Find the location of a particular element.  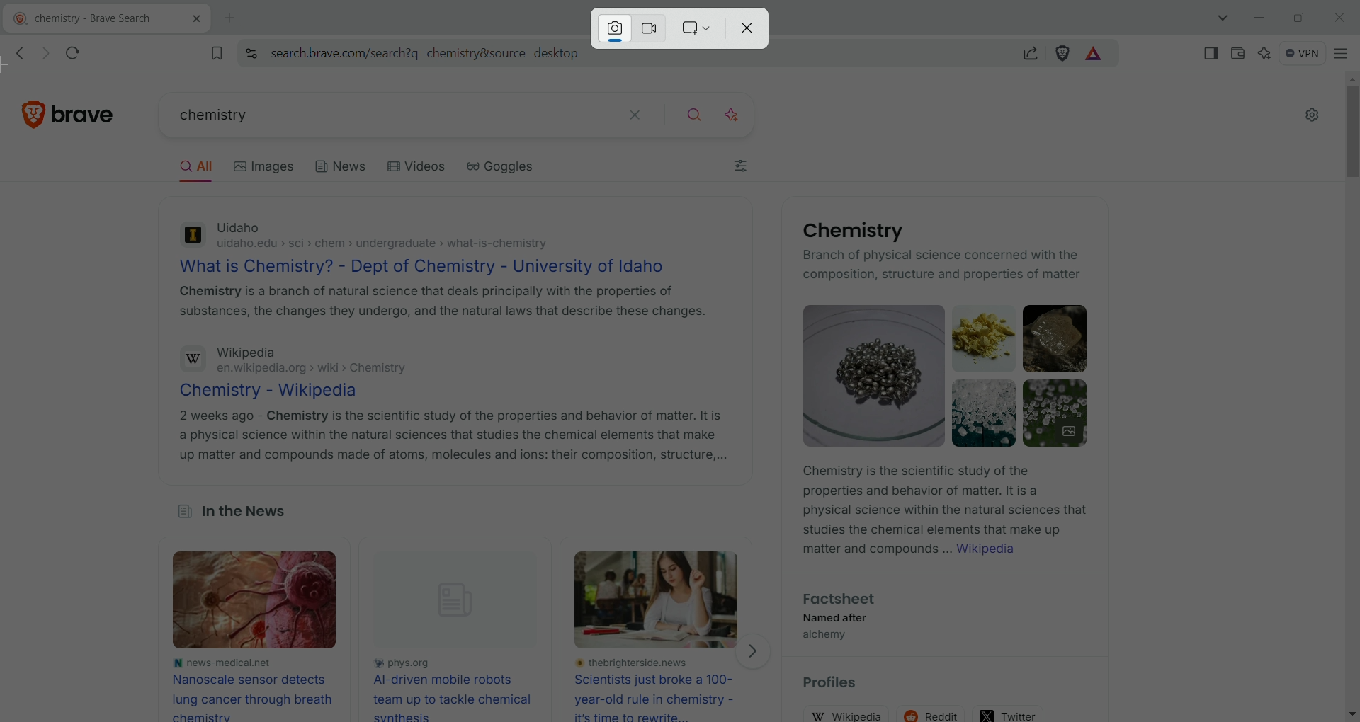

Factsheet— Named after- alchemy is located at coordinates (836, 619).